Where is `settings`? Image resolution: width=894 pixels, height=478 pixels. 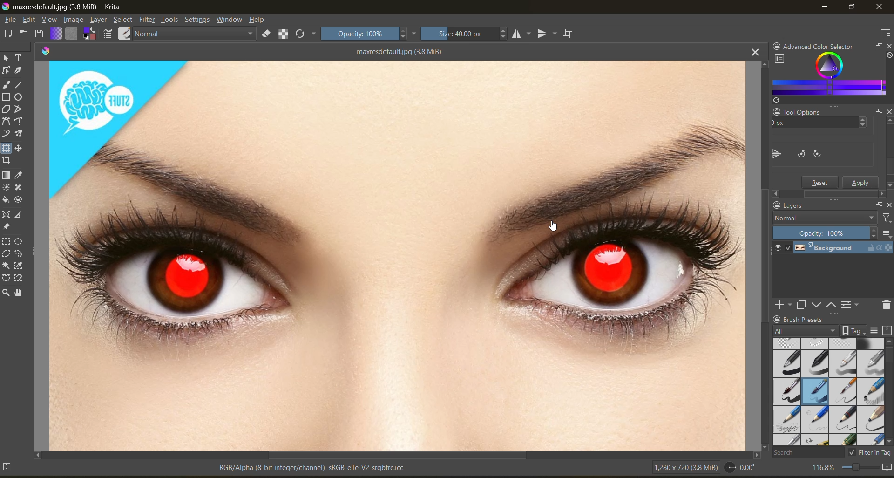 settings is located at coordinates (199, 21).